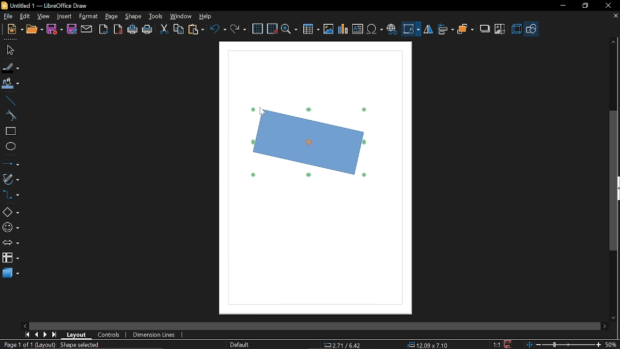  Describe the element at coordinates (411, 29) in the screenshot. I see `Transformaion` at that location.